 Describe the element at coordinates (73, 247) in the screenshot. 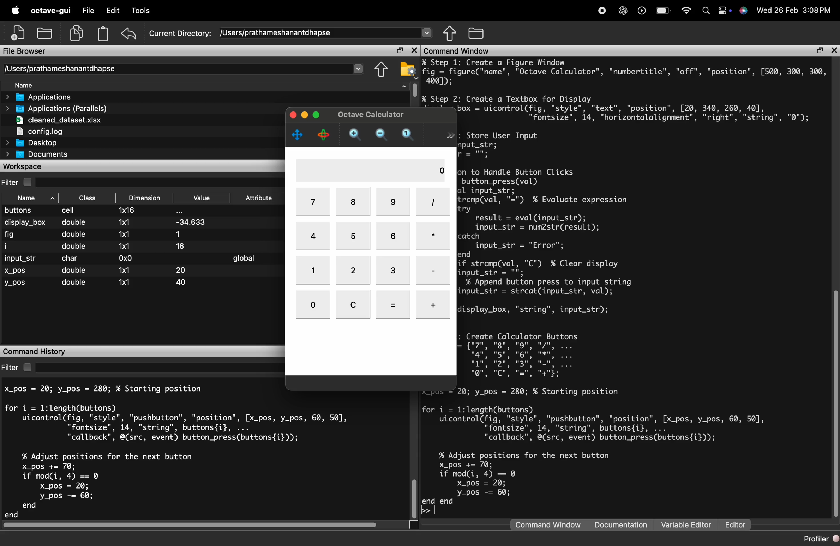

I see `double` at that location.